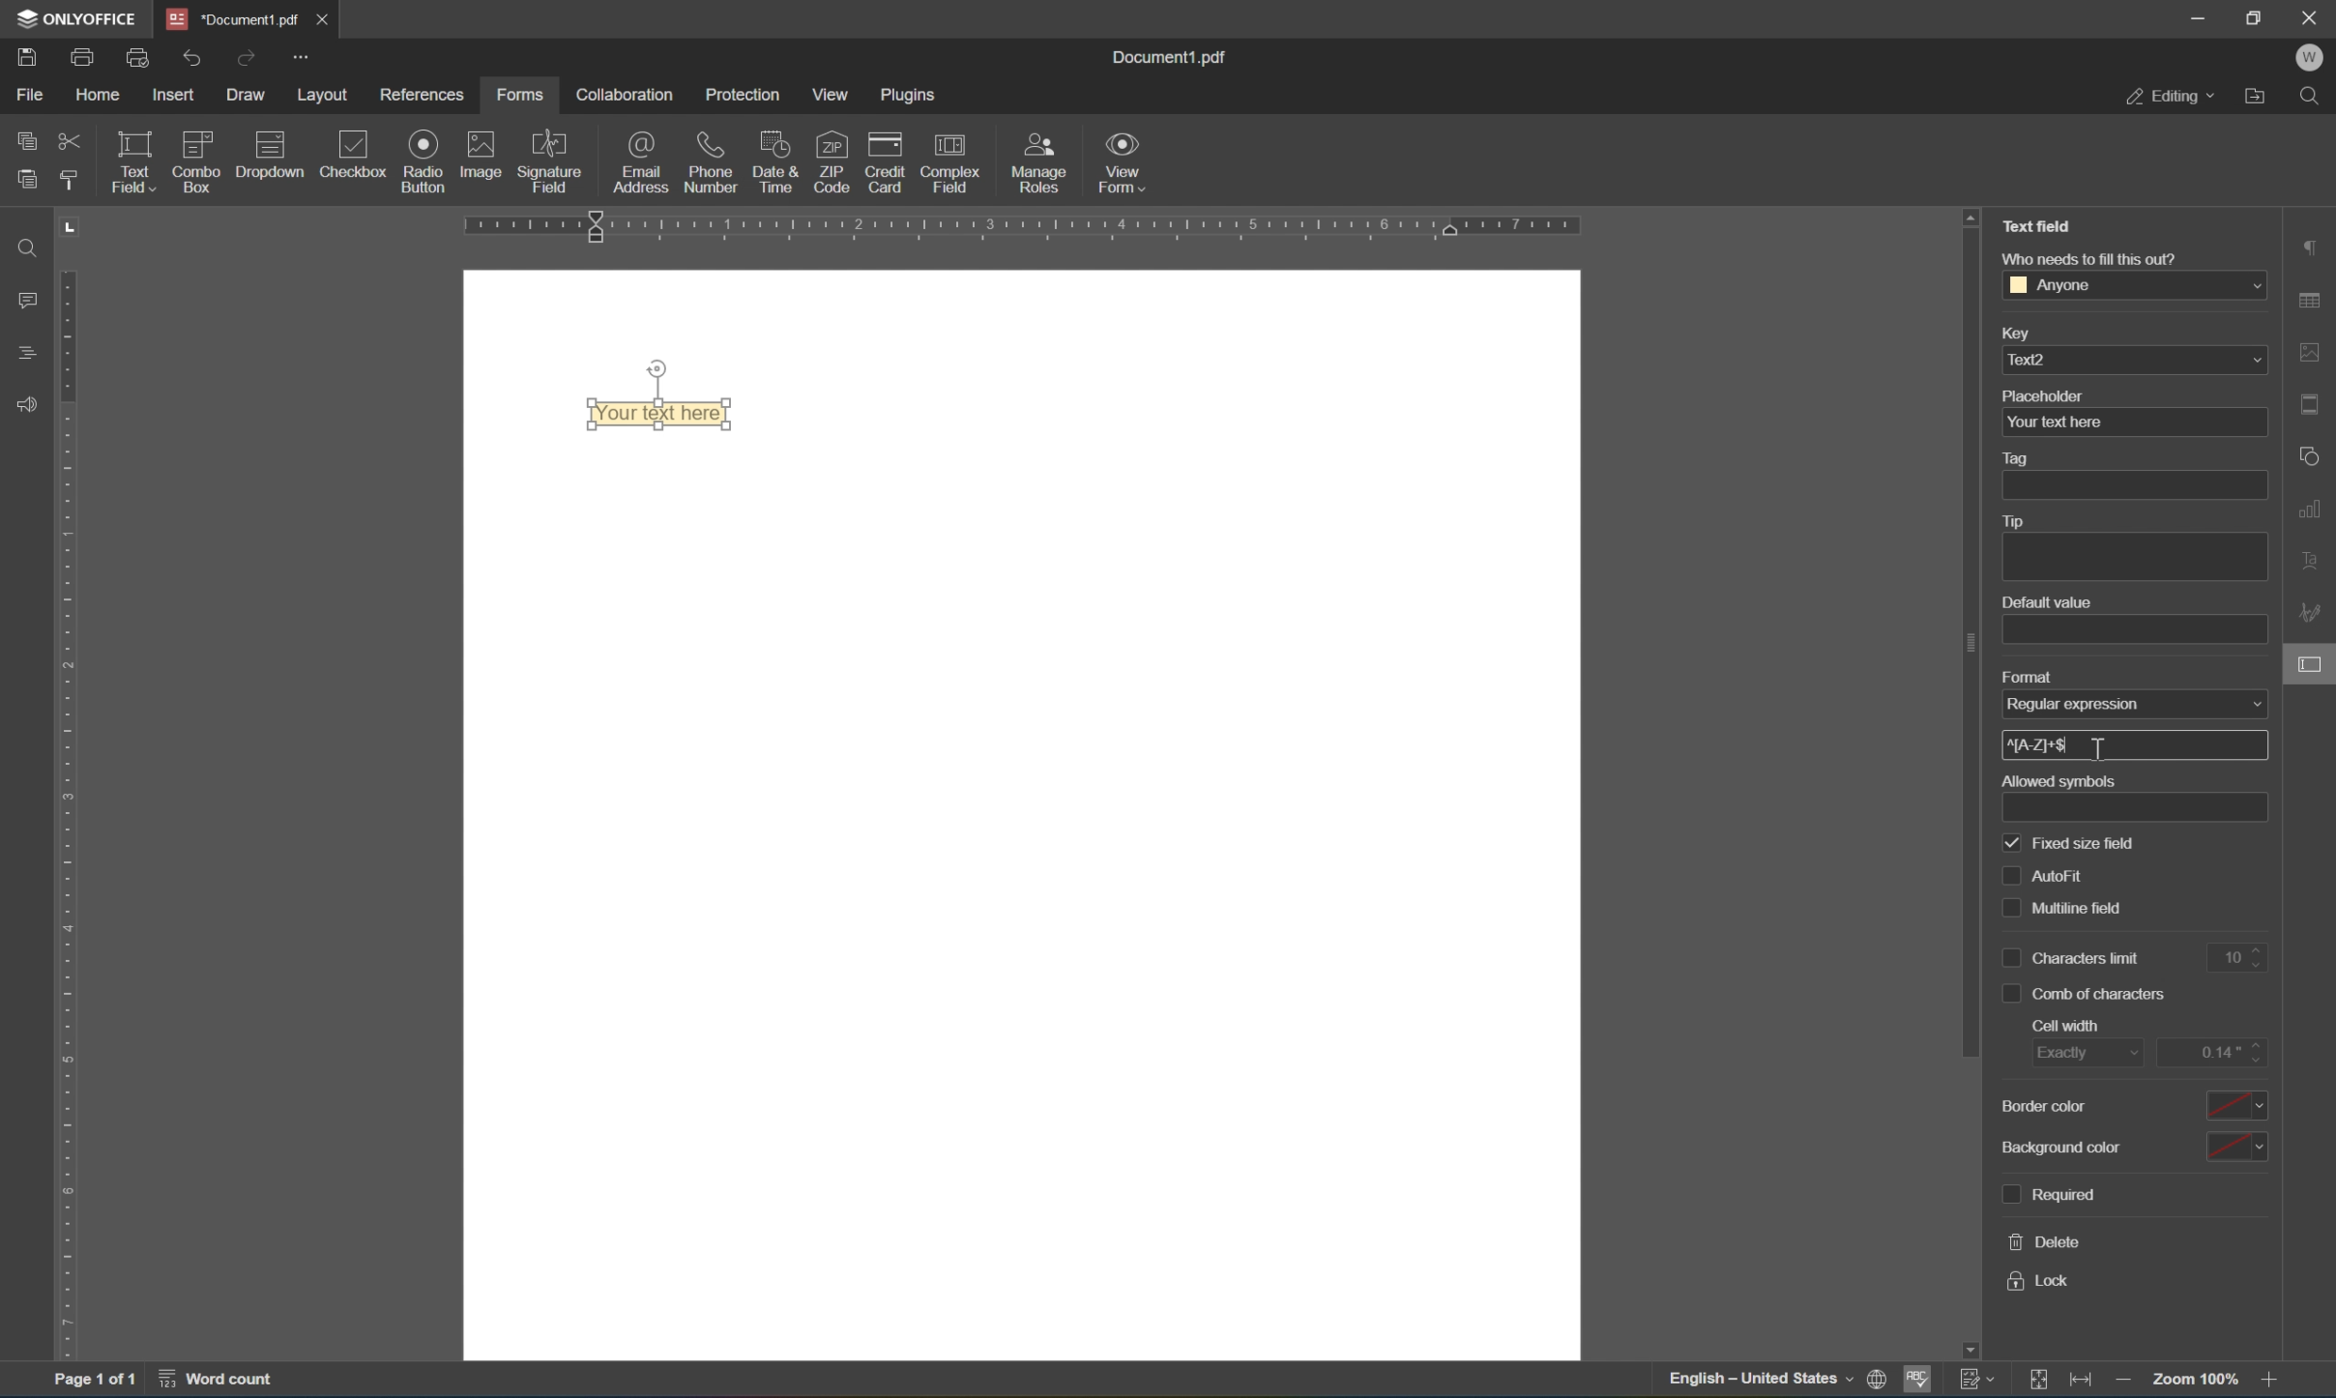 The height and width of the screenshot is (1398, 2336). Describe the element at coordinates (28, 59) in the screenshot. I see `save` at that location.